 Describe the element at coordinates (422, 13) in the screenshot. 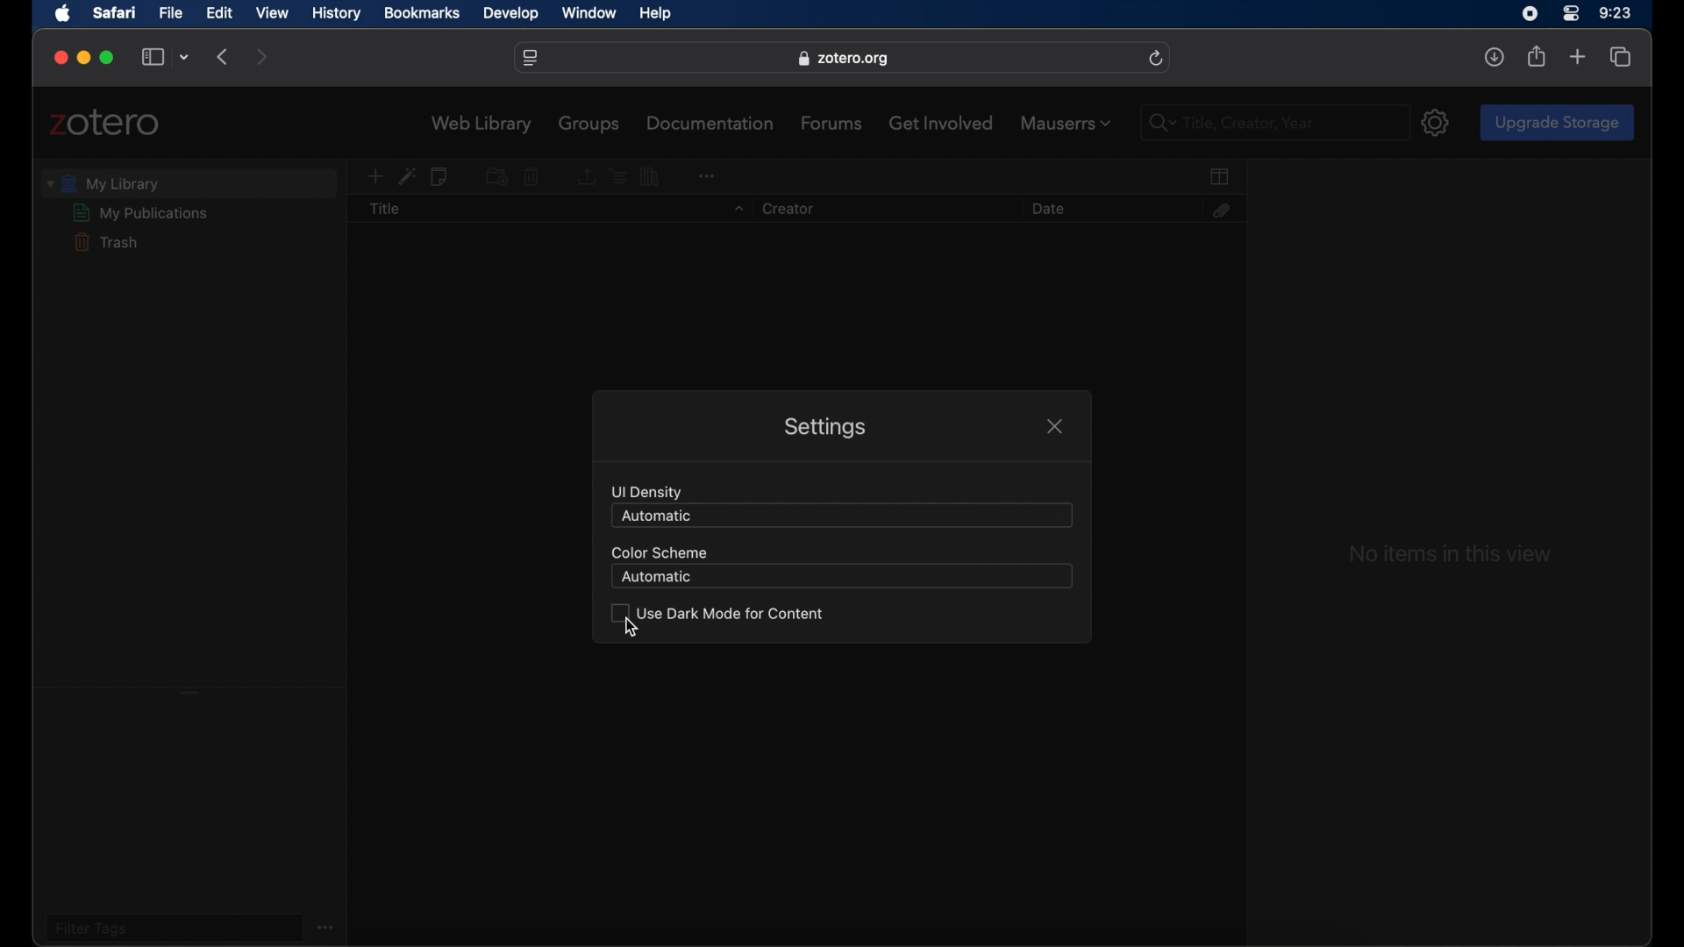

I see `bookmarks` at that location.